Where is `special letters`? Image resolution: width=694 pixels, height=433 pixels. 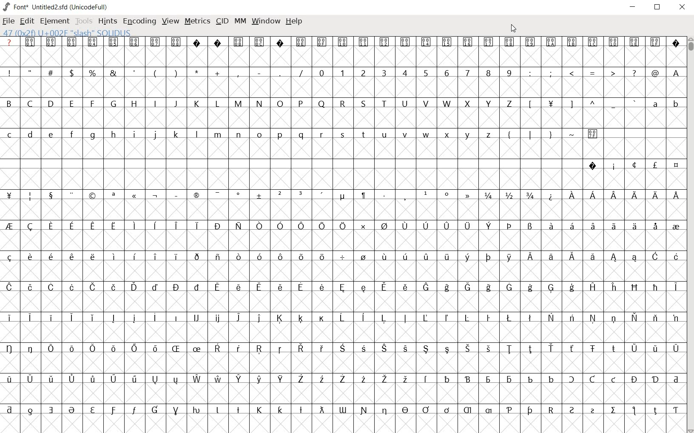
special letters is located at coordinates (341, 256).